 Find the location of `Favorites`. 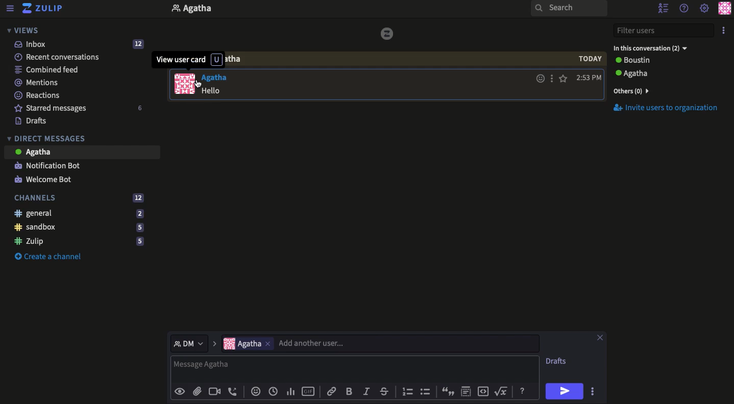

Favorites is located at coordinates (563, 79).